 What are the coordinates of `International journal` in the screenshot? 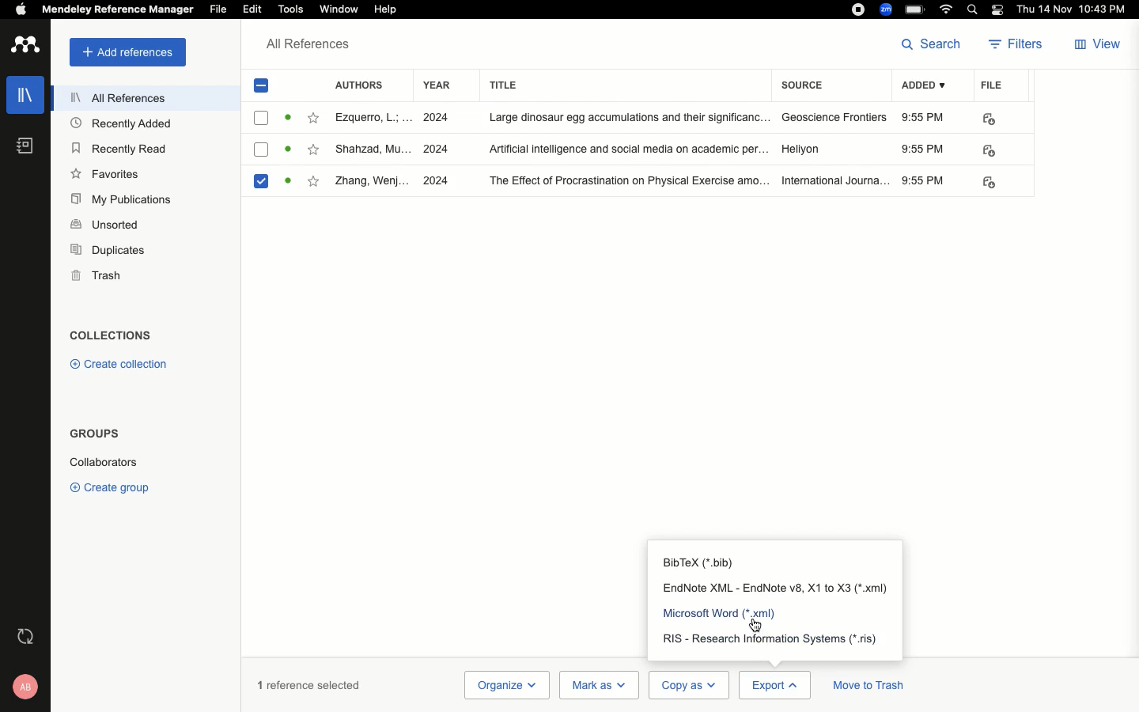 It's located at (835, 180).